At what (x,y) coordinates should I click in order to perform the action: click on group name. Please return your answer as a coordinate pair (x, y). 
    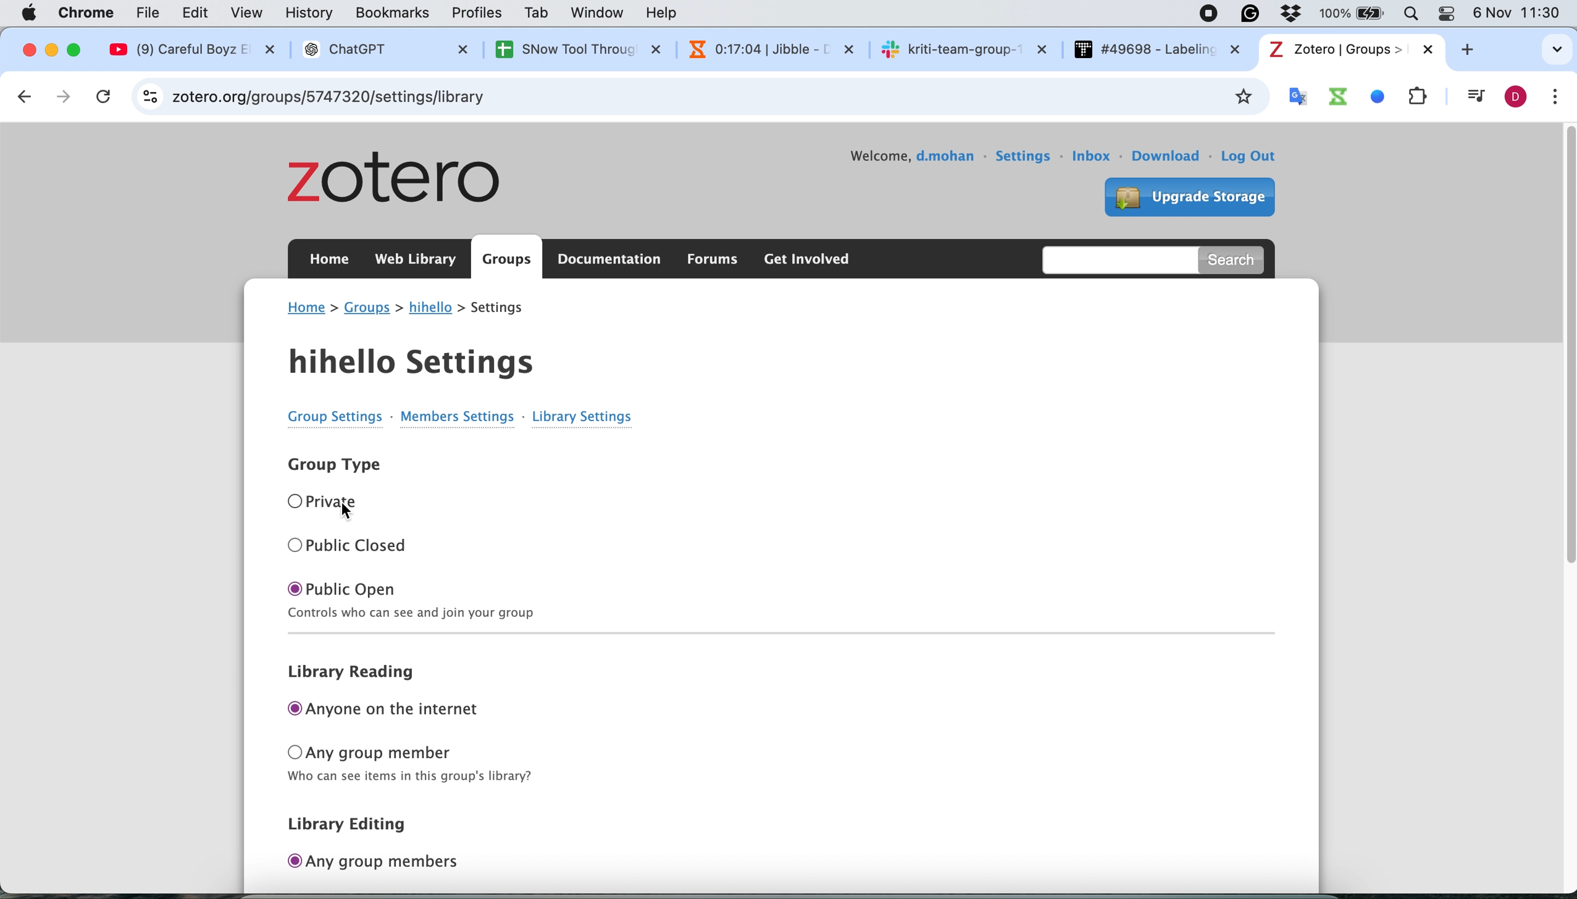
    Looking at the image, I should click on (430, 309).